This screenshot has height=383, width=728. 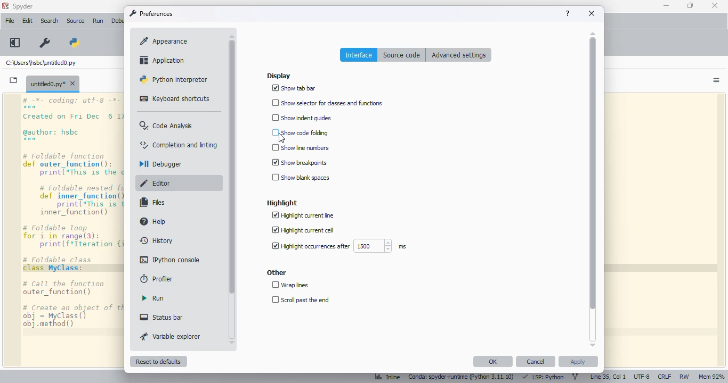 I want to click on spyder, so click(x=23, y=6).